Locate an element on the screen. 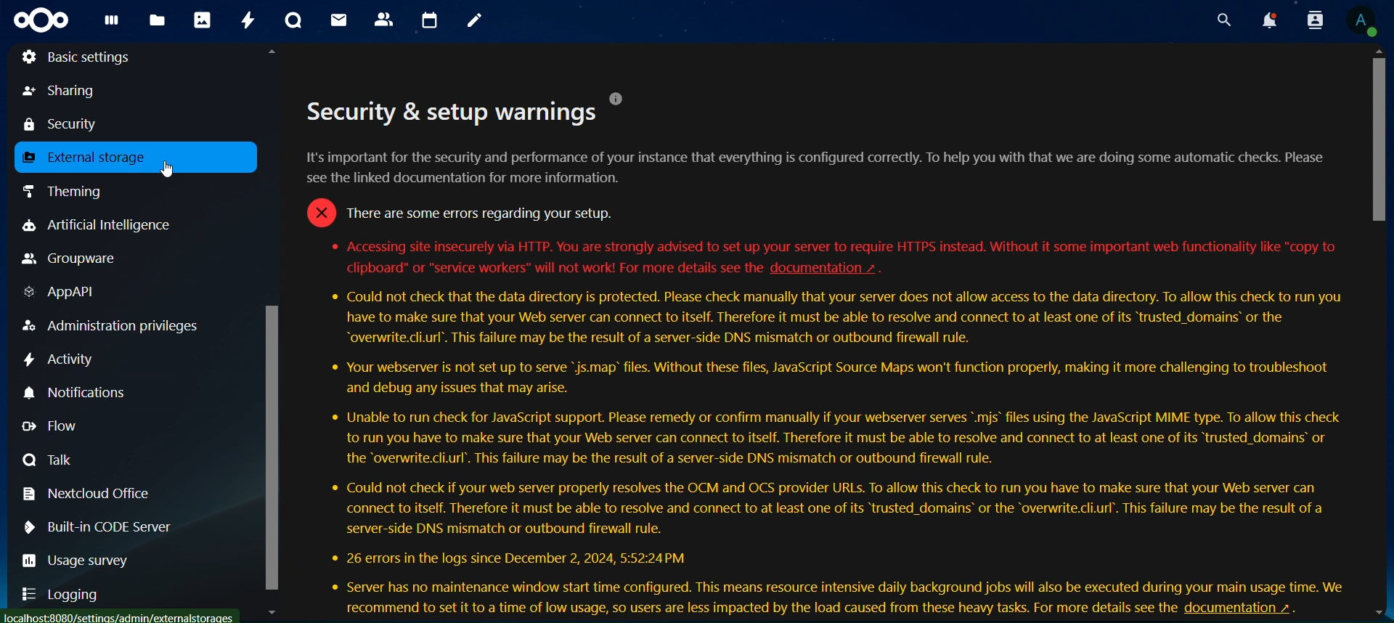 Image resolution: width=1394 pixels, height=623 pixels. activity is located at coordinates (60, 358).